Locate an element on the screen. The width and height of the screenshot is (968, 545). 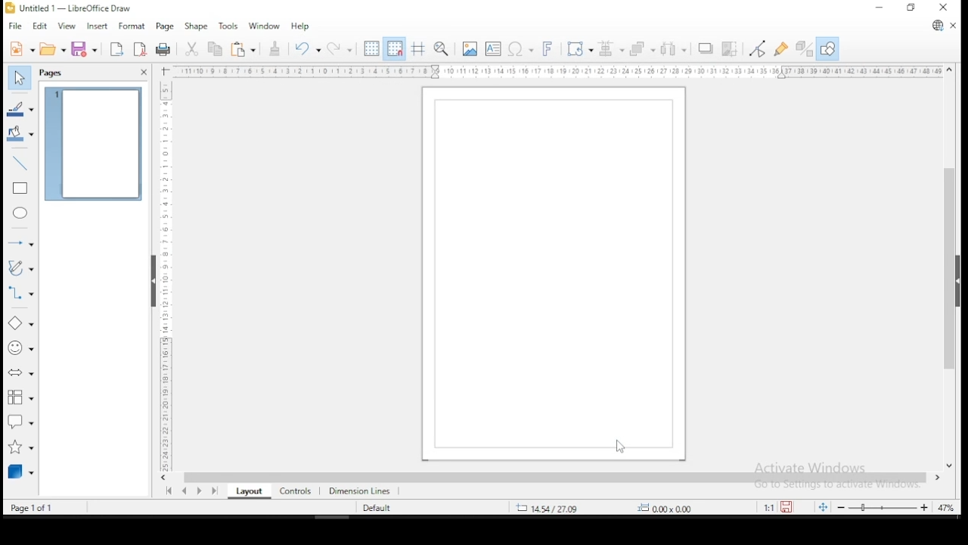
window is located at coordinates (264, 27).